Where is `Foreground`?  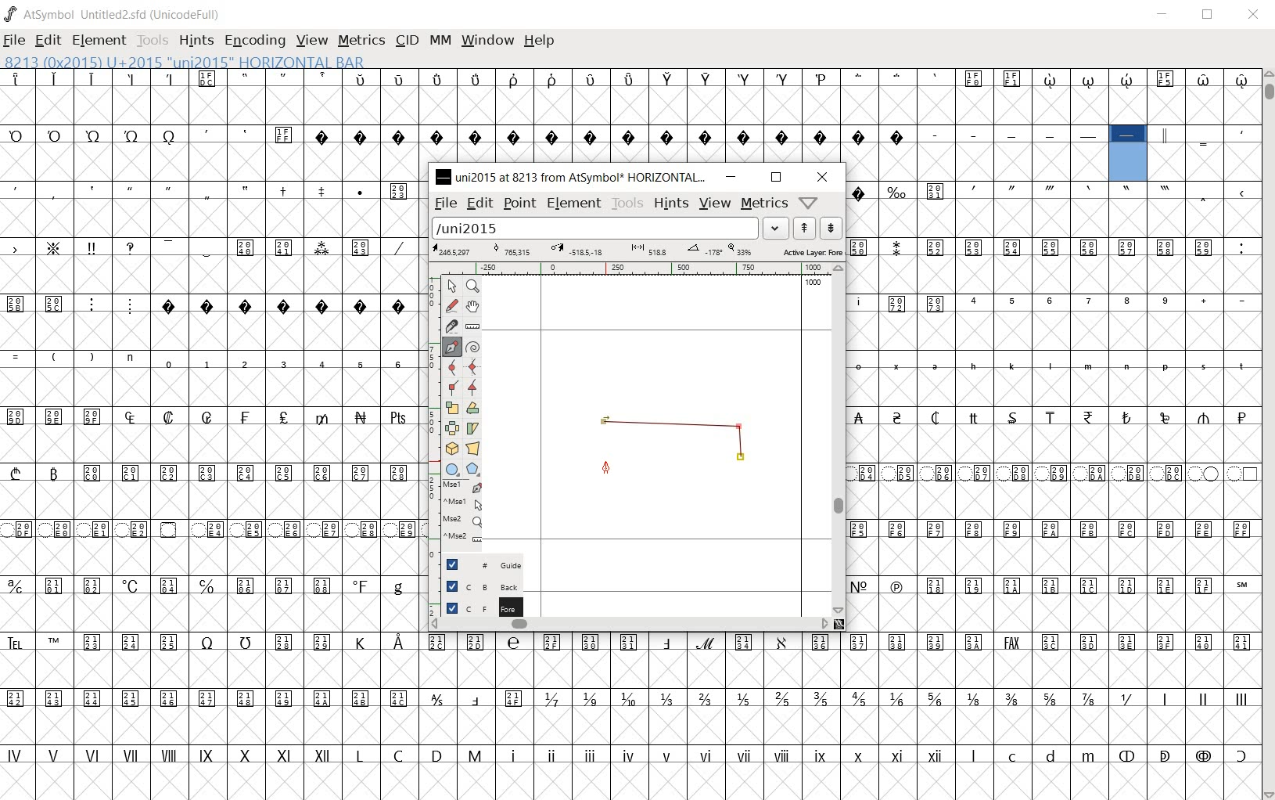 Foreground is located at coordinates (475, 607).